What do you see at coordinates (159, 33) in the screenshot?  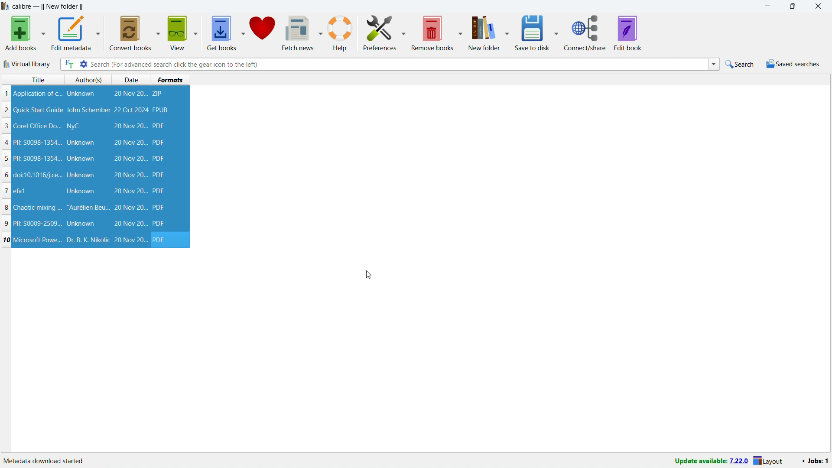 I see `convert books options` at bounding box center [159, 33].